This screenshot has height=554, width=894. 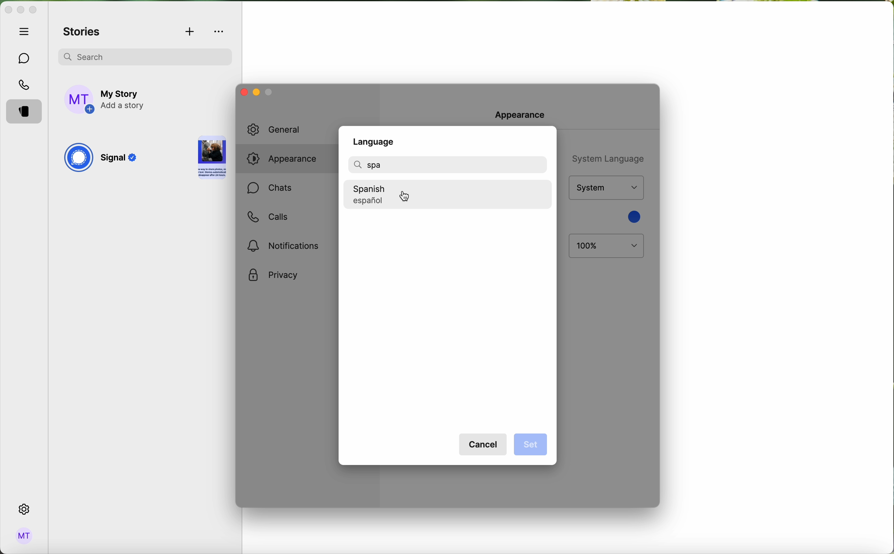 I want to click on spa, so click(x=370, y=164).